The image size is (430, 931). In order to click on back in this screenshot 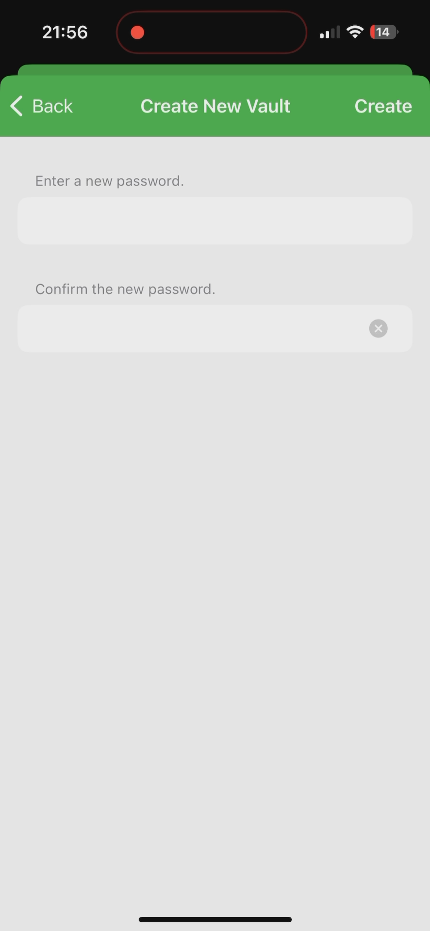, I will do `click(43, 109)`.